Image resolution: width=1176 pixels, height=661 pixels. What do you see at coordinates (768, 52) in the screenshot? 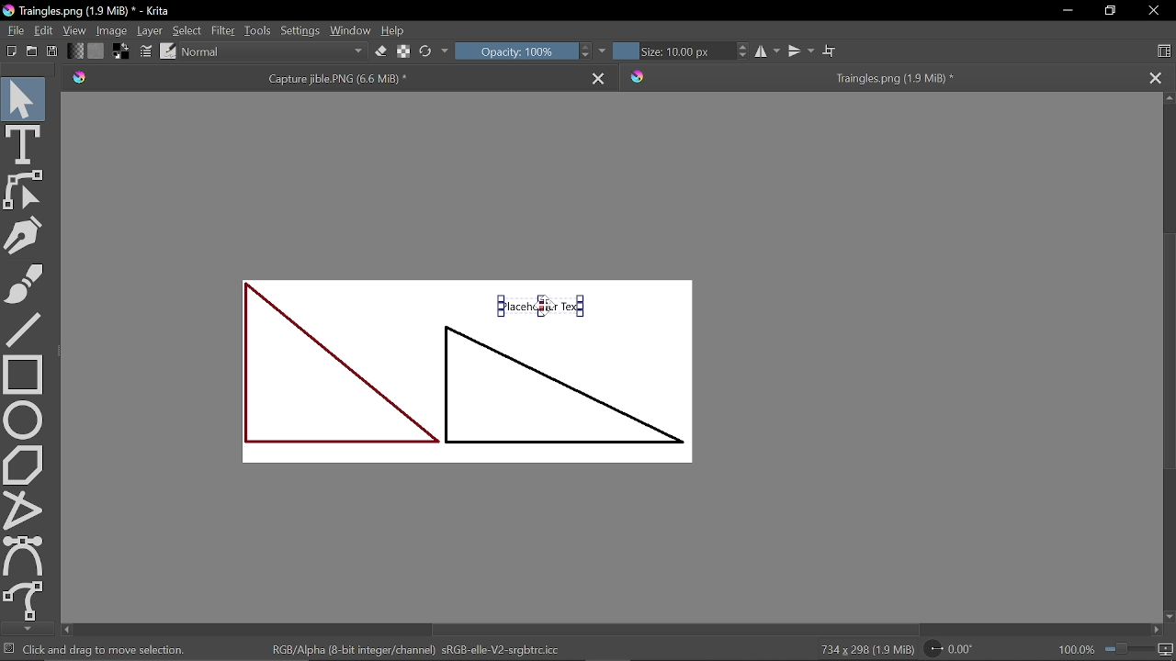
I see `Horizontal mirror` at bounding box center [768, 52].